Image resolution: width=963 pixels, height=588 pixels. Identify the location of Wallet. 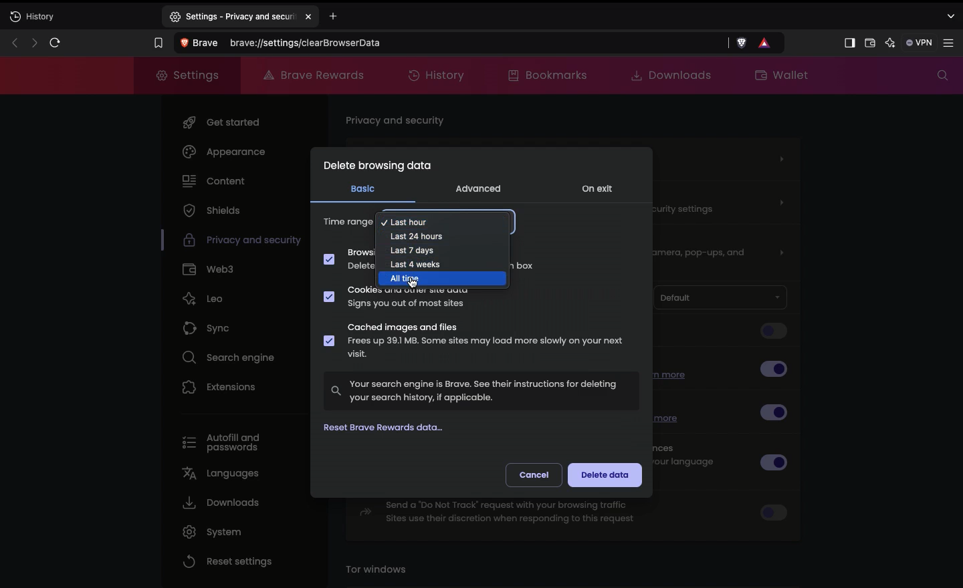
(869, 44).